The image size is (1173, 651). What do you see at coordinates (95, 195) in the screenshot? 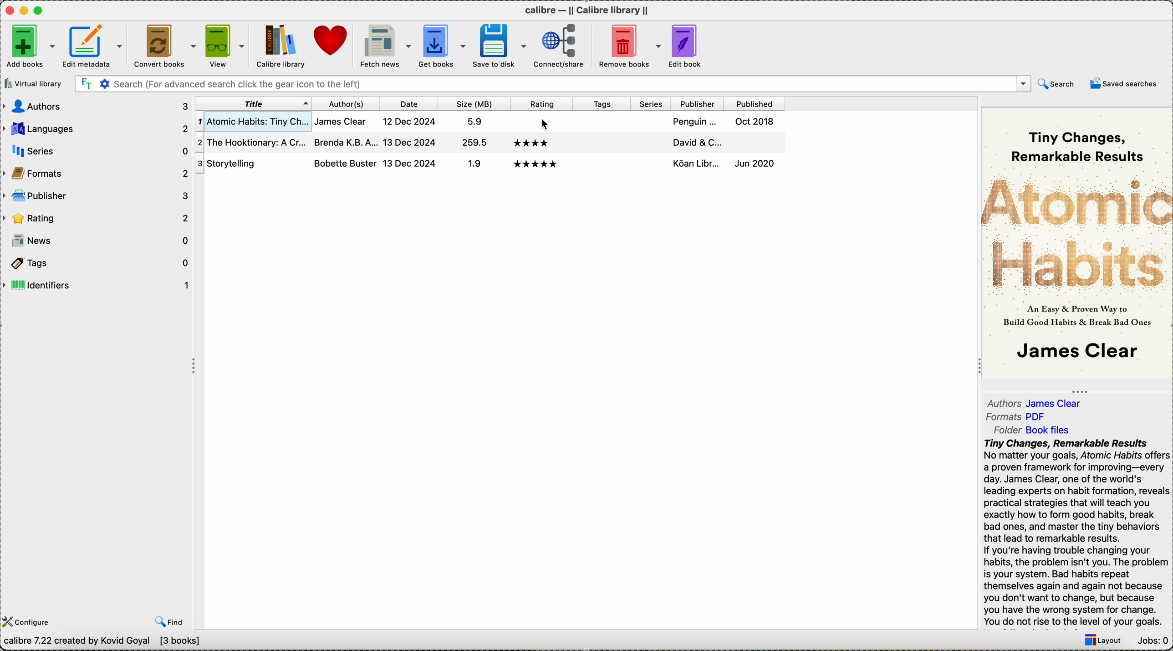
I see `publisher` at bounding box center [95, 195].